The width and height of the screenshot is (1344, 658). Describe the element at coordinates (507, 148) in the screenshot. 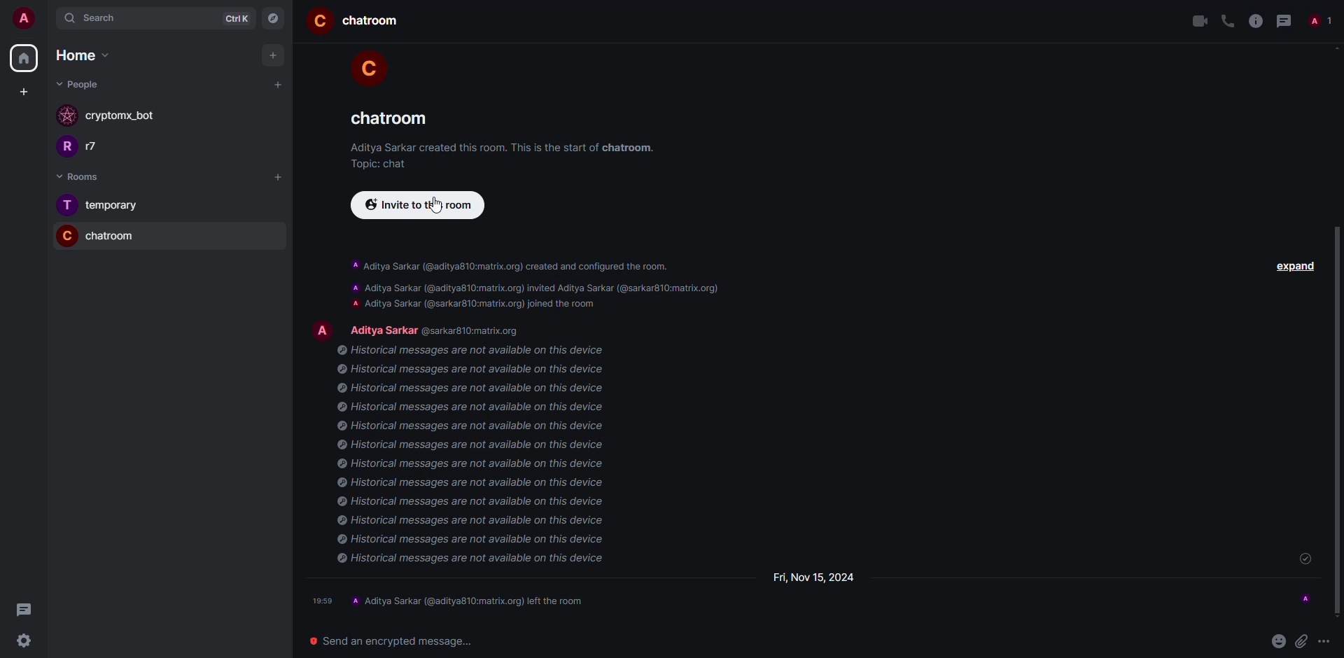

I see `info` at that location.